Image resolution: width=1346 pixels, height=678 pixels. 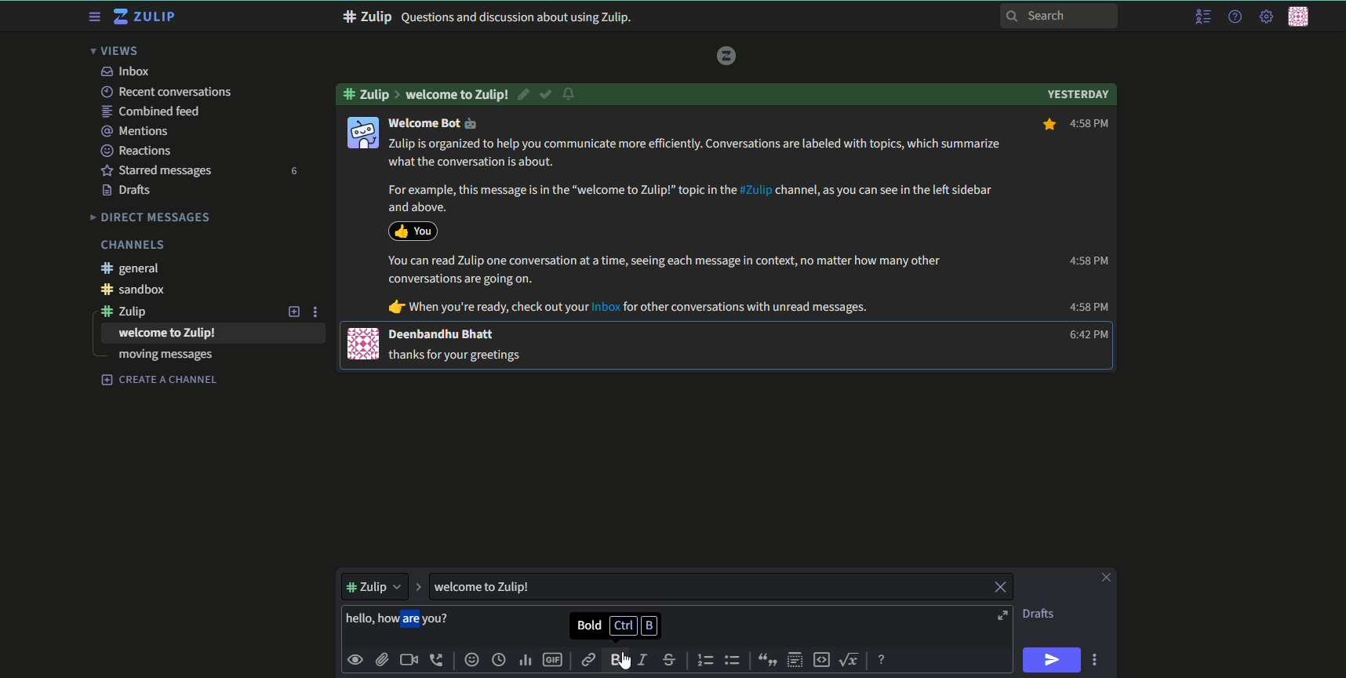 What do you see at coordinates (488, 17) in the screenshot?
I see `# Zulip Questions and discussion about using Zulip.` at bounding box center [488, 17].